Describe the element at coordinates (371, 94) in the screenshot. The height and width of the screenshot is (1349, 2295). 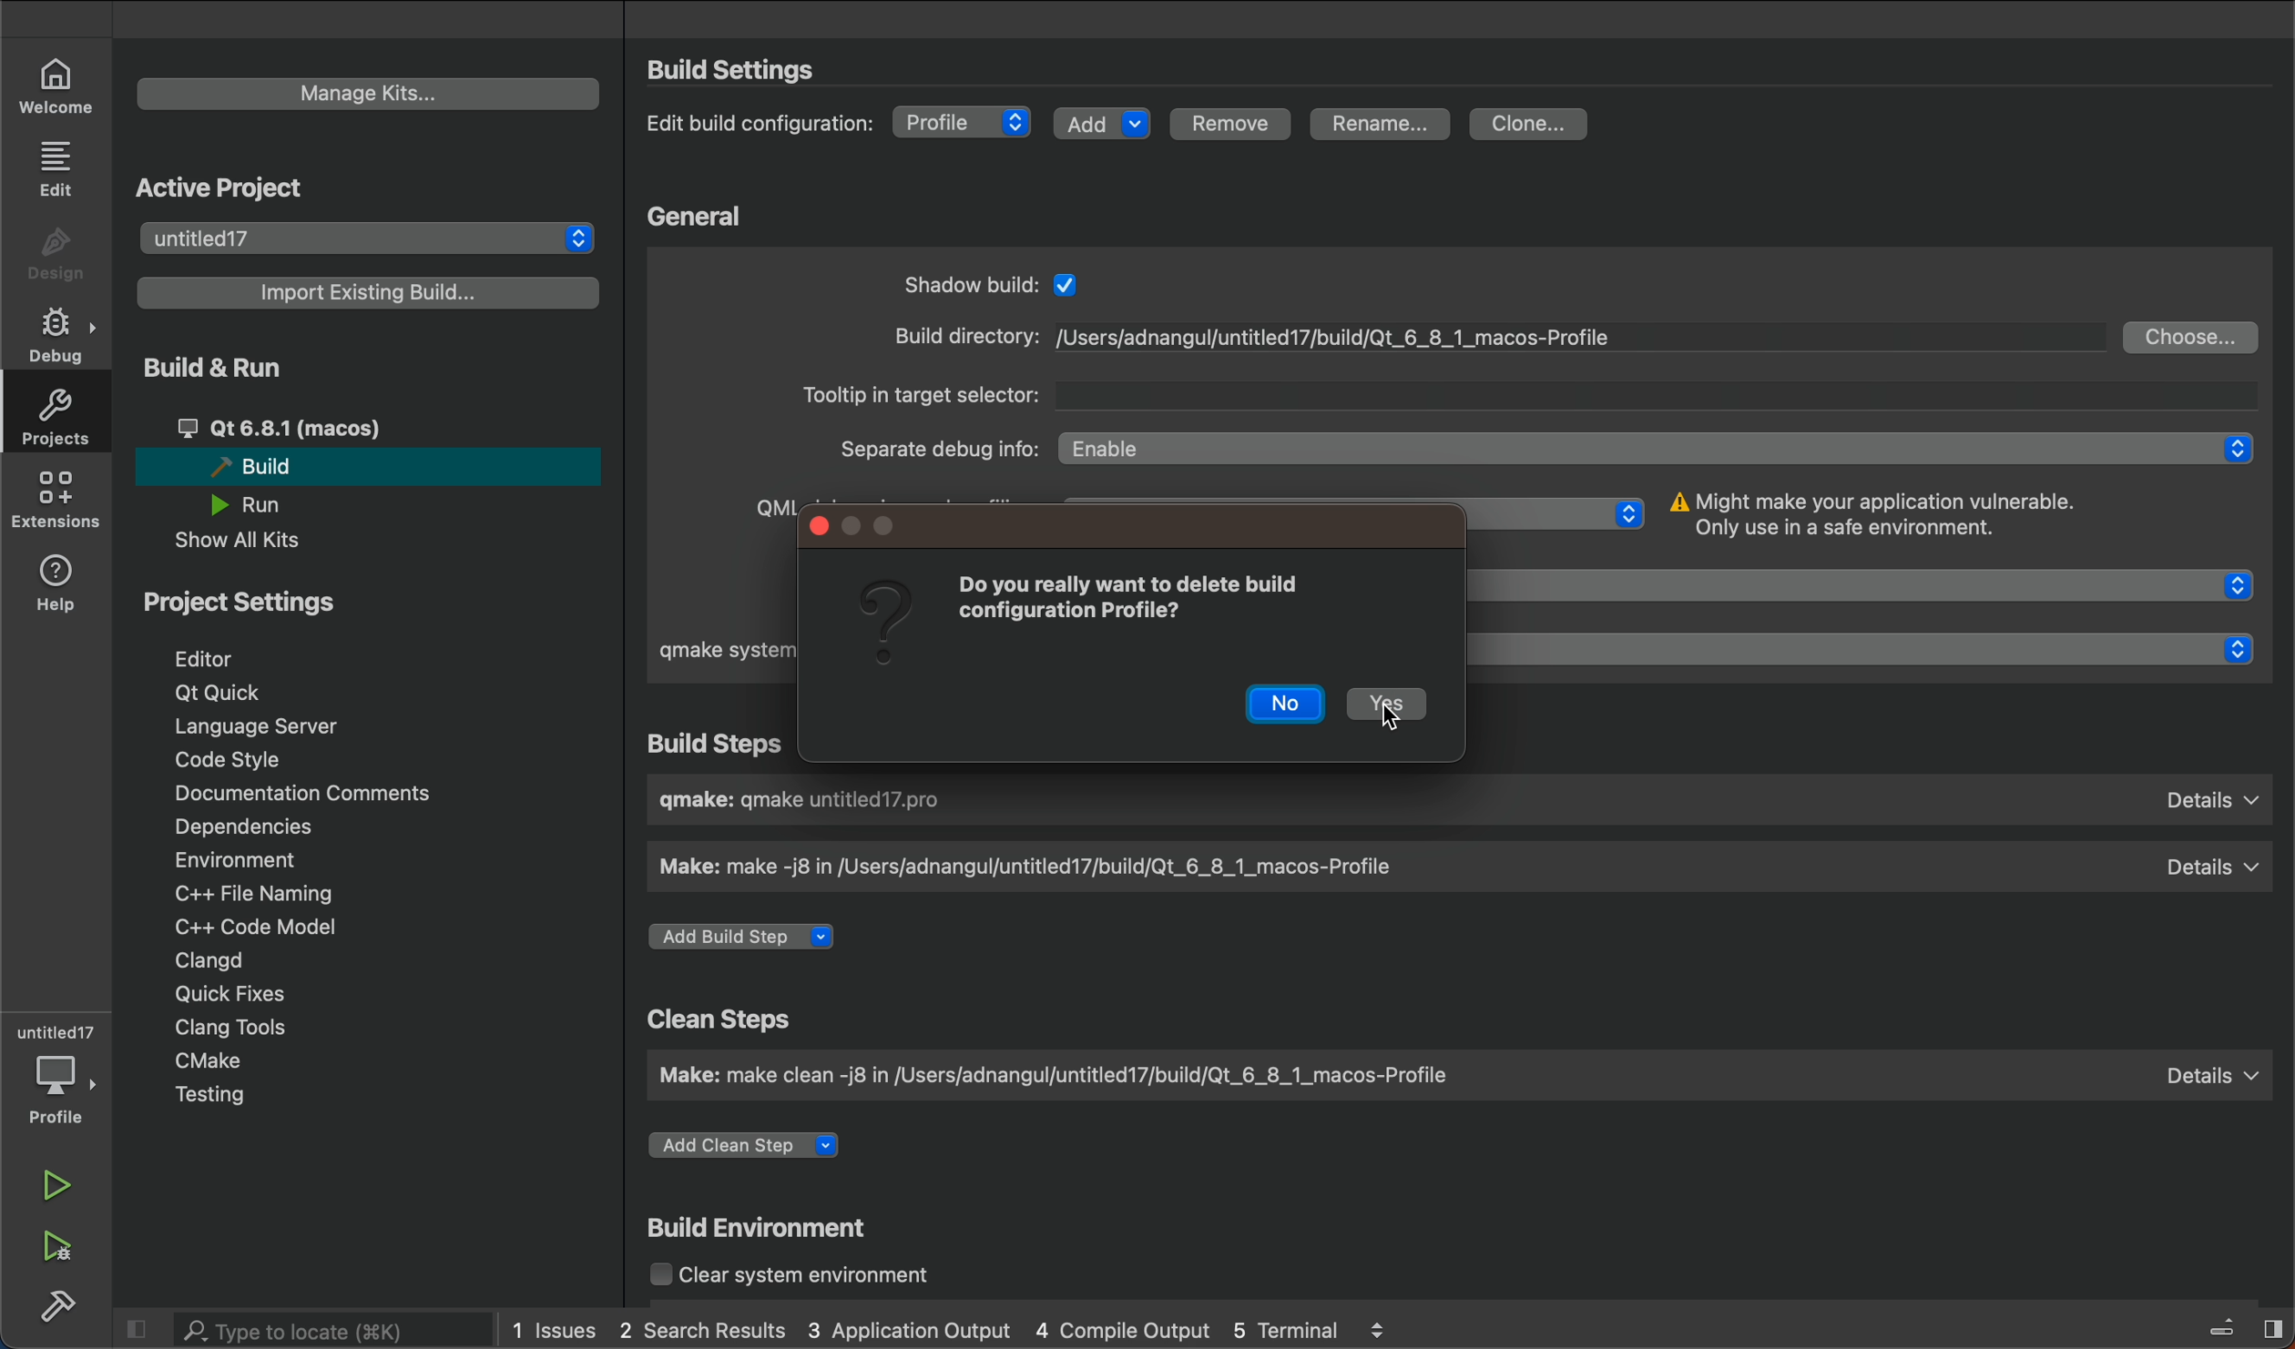
I see `manage kits` at that location.